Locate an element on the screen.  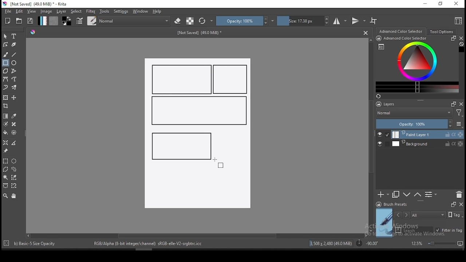
close docker is located at coordinates (461, 104).